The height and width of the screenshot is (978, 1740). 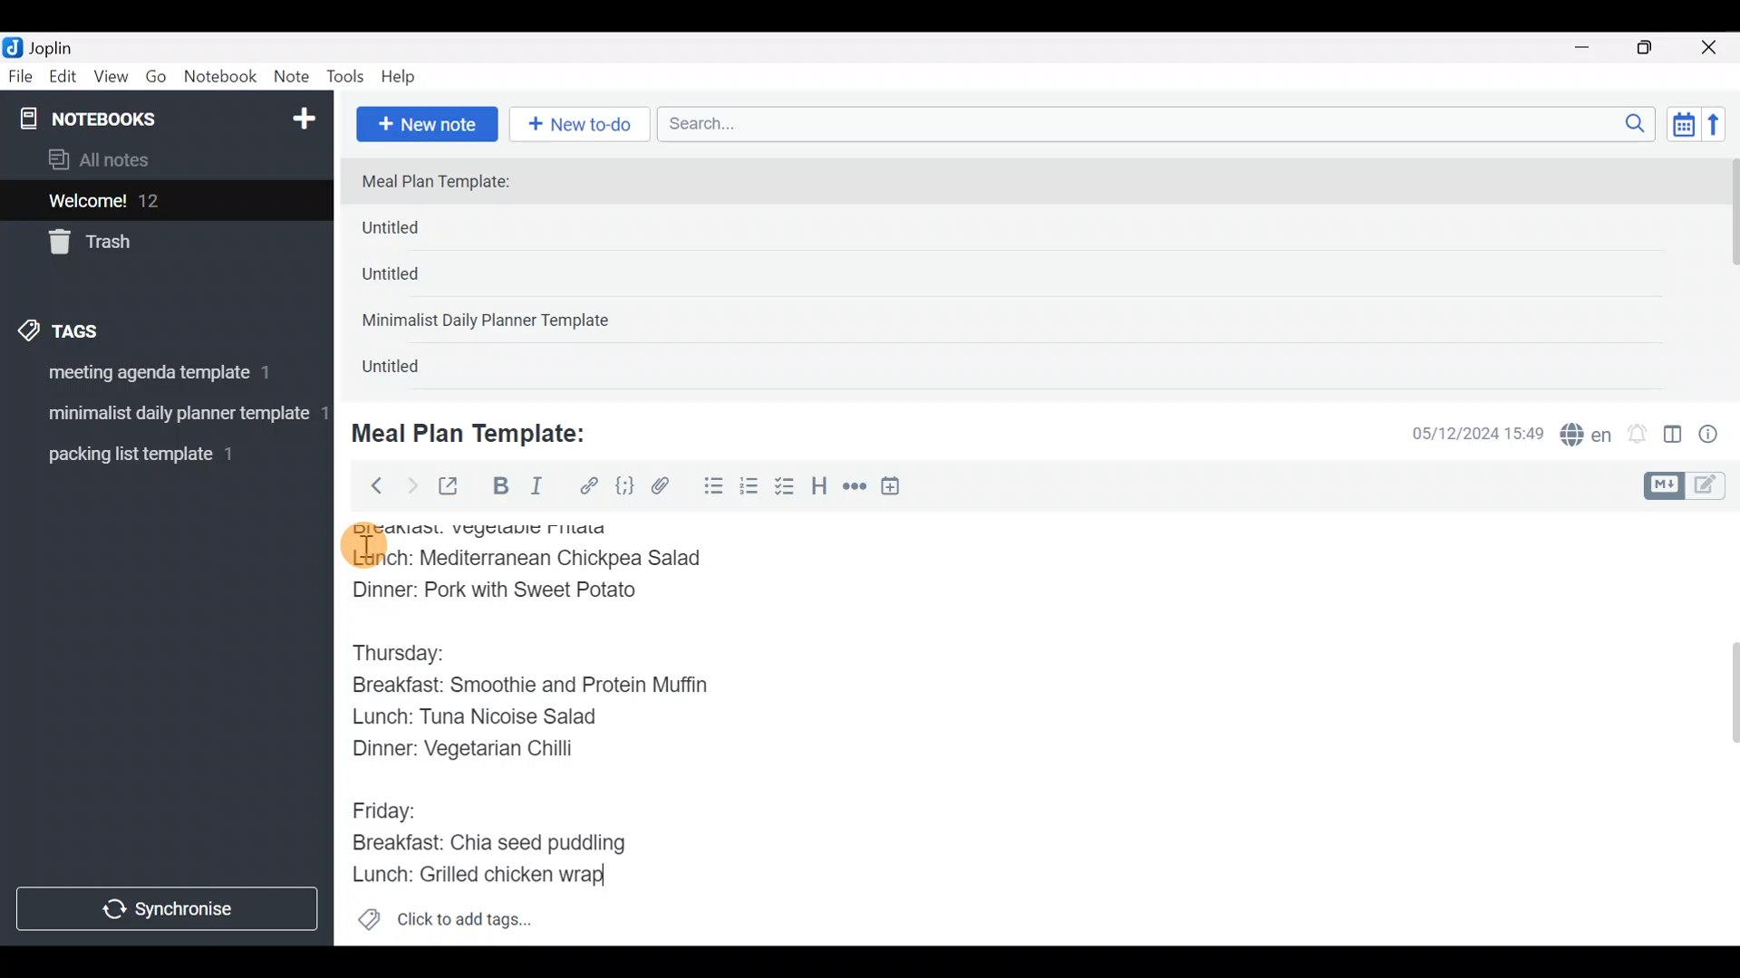 What do you see at coordinates (481, 879) in the screenshot?
I see `Lunch: Grilled chicken wrap` at bounding box center [481, 879].